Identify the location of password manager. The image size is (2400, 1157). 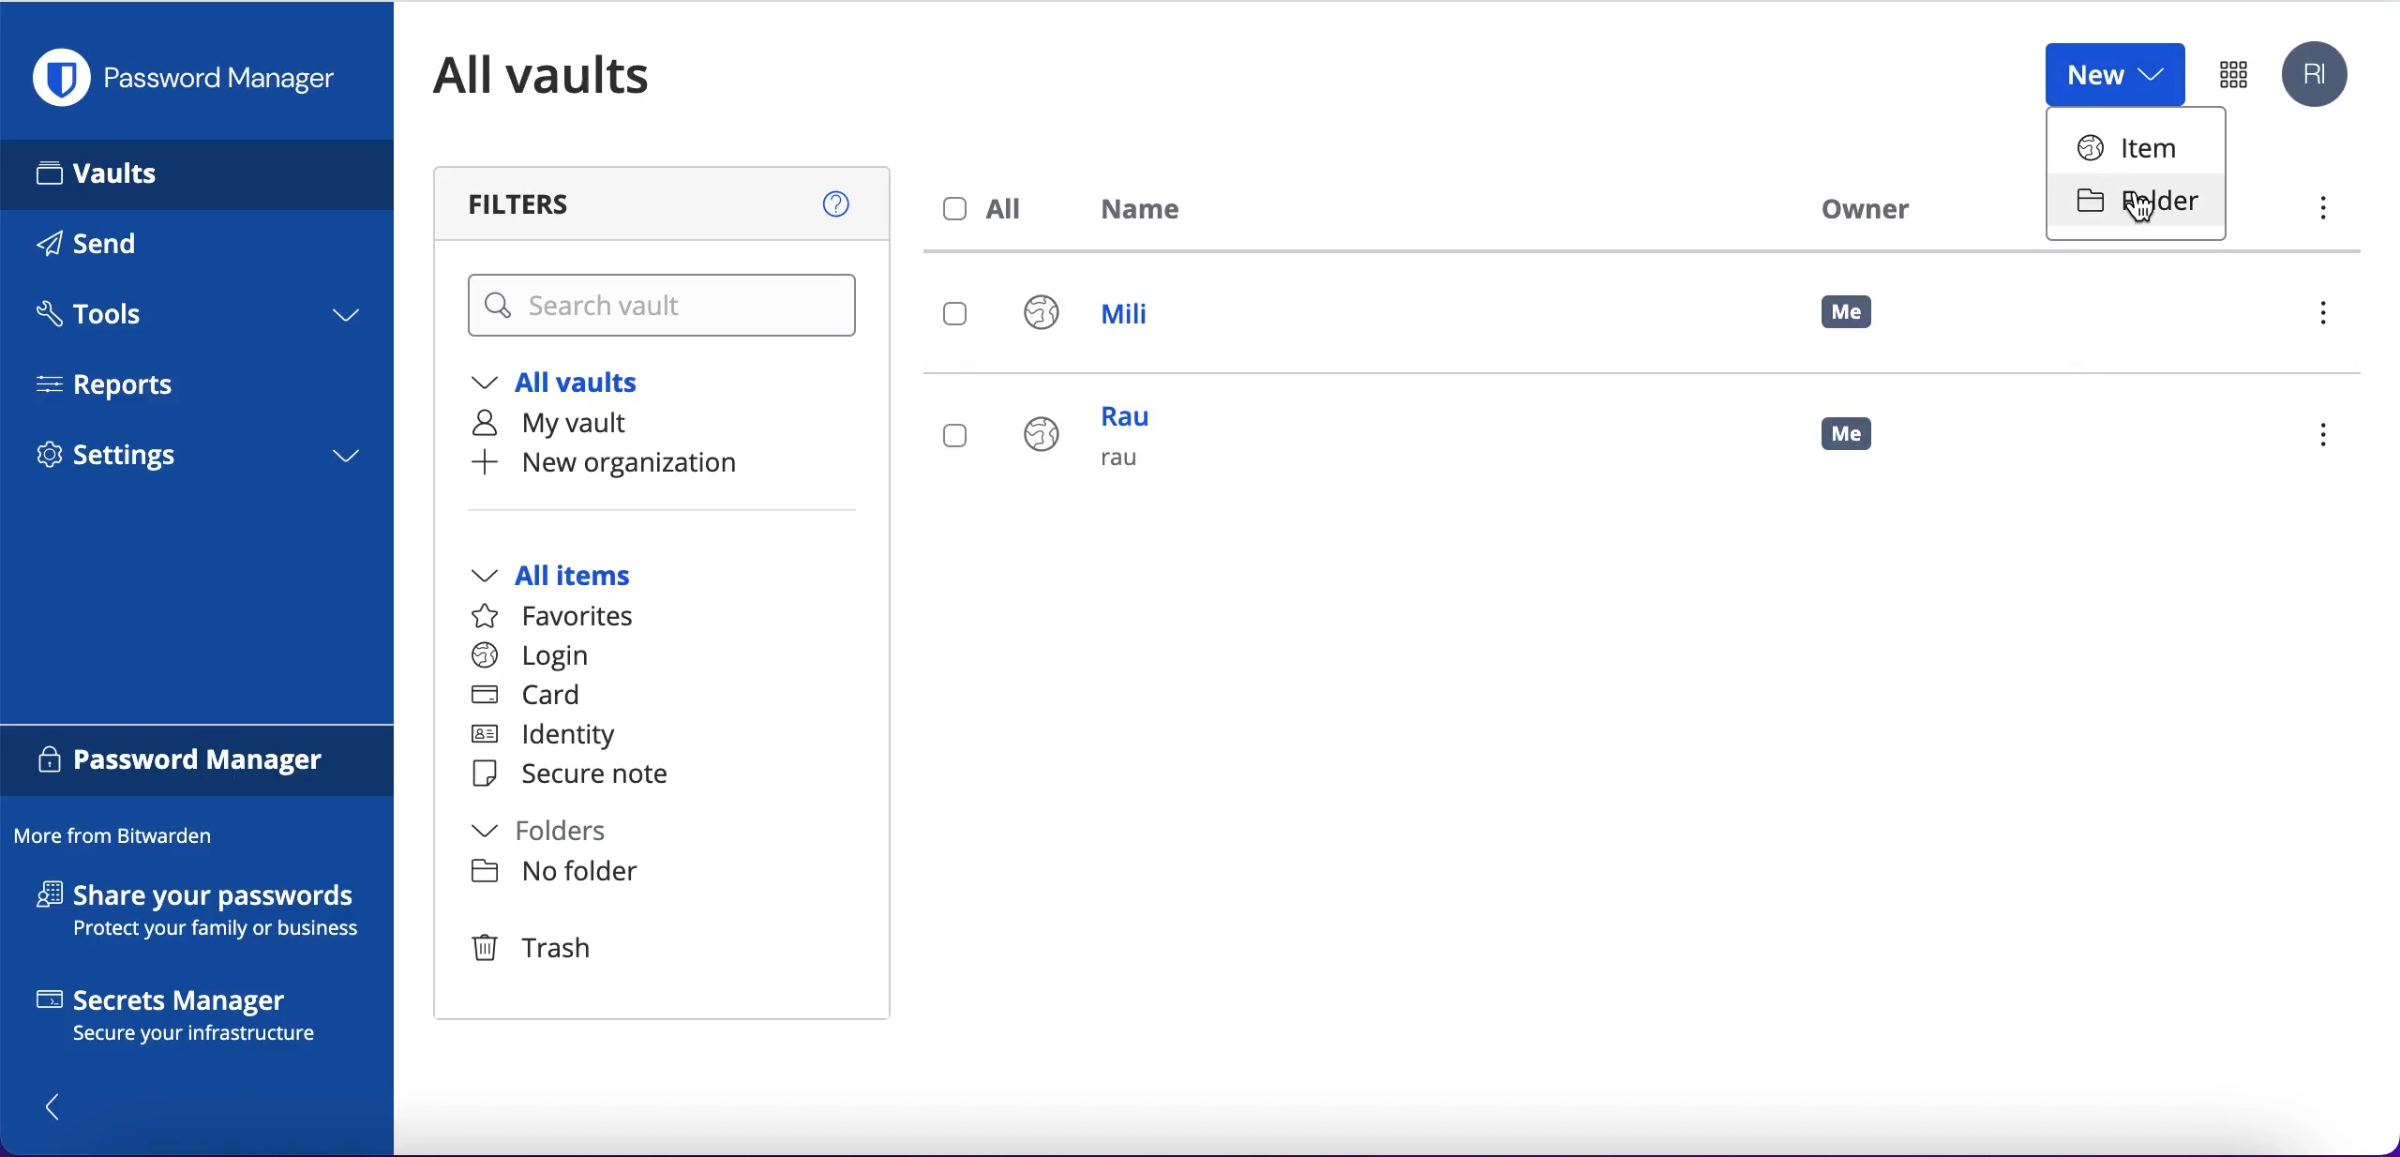
(2233, 73).